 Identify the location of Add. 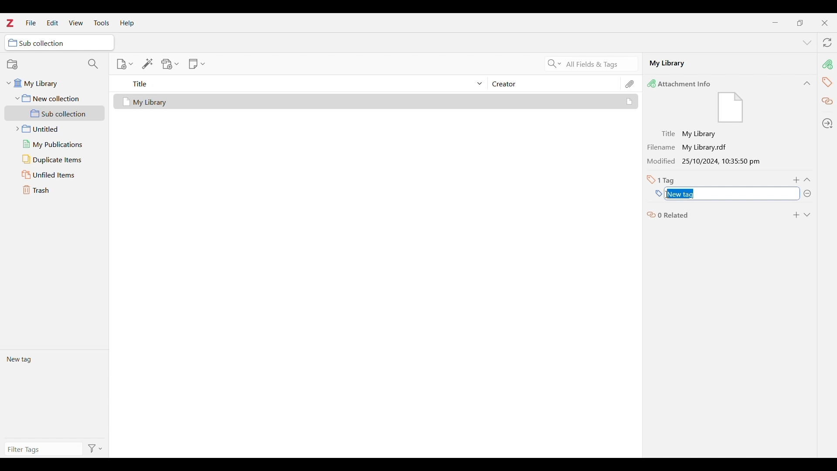
(797, 180).